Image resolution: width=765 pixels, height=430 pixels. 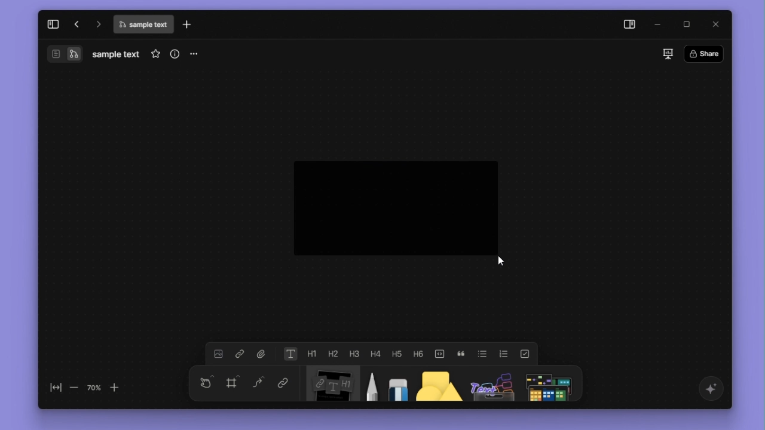 I want to click on heading 5, so click(x=397, y=353).